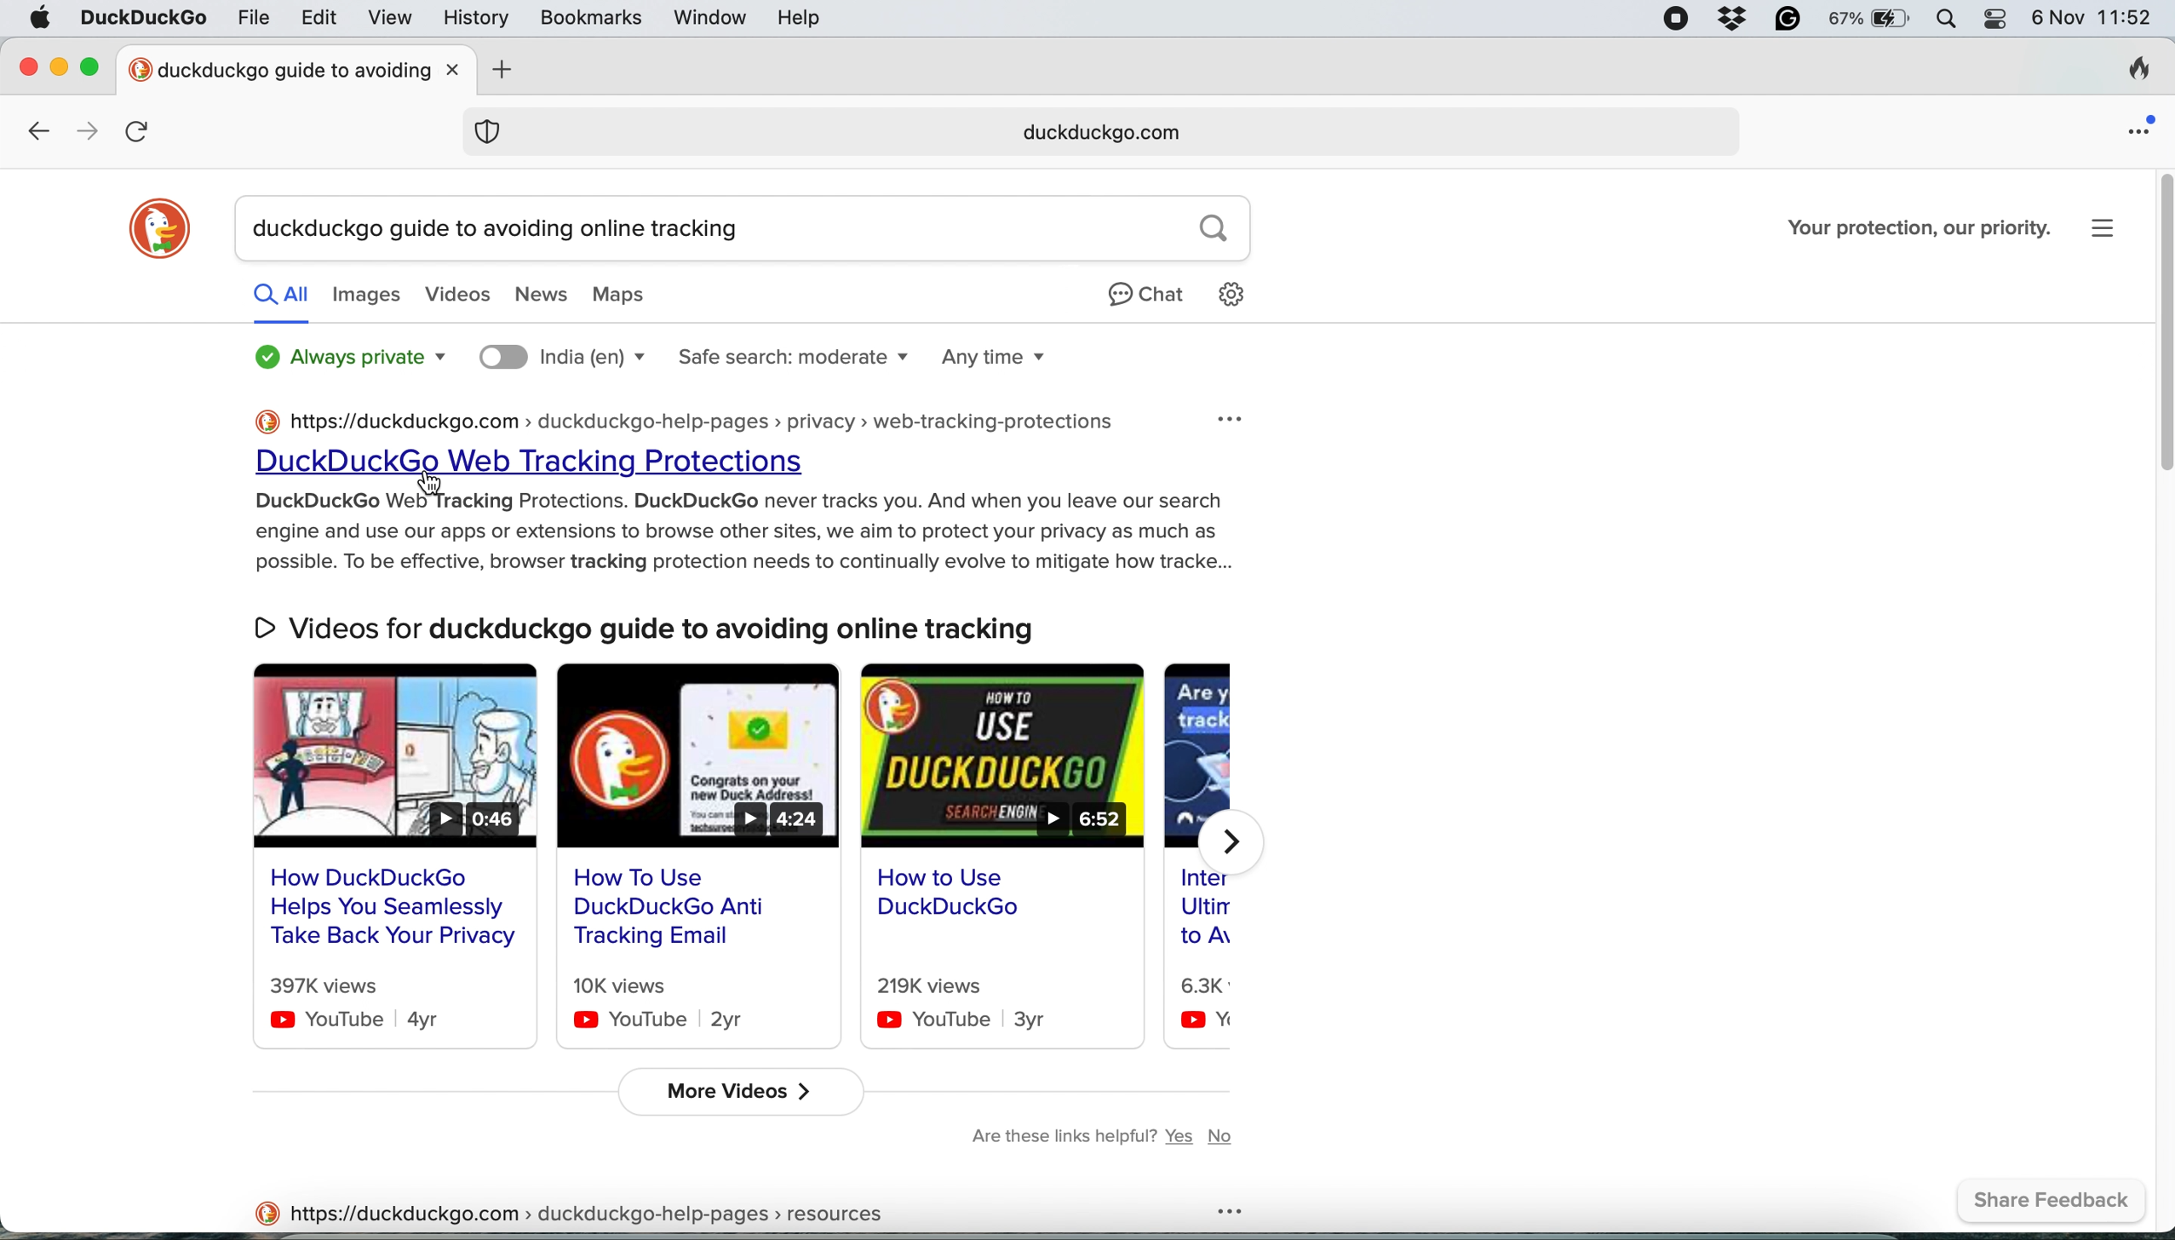  Describe the element at coordinates (1193, 1019) in the screenshot. I see `youtube` at that location.